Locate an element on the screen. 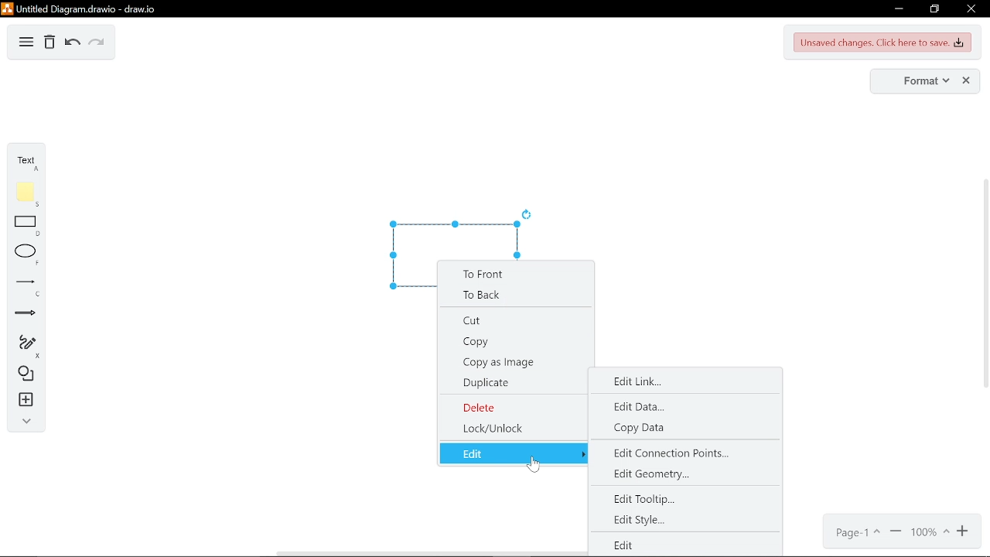 The width and height of the screenshot is (990, 557). untitled diagram.drawio - draw.io is located at coordinates (92, 7).